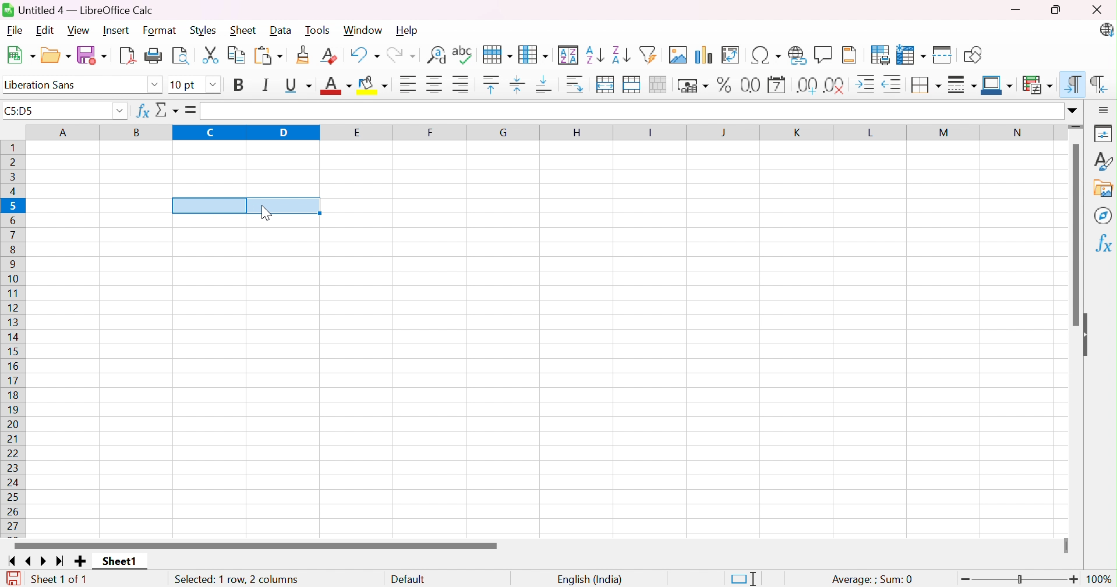 The height and width of the screenshot is (587, 1117). Describe the element at coordinates (1103, 160) in the screenshot. I see `Styles` at that location.